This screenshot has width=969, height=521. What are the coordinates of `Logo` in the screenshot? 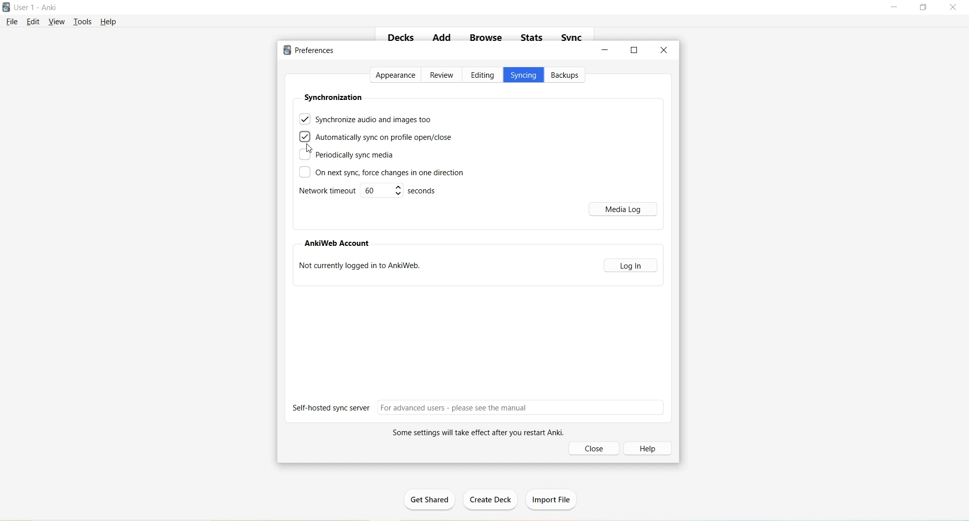 It's located at (8, 8).